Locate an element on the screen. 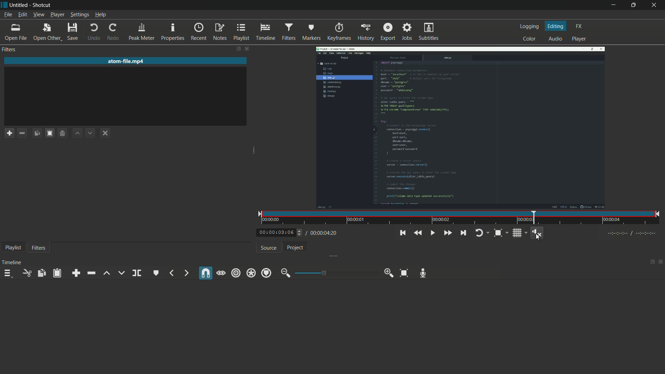 The image size is (665, 374). atom-file.mp4 is located at coordinates (126, 61).